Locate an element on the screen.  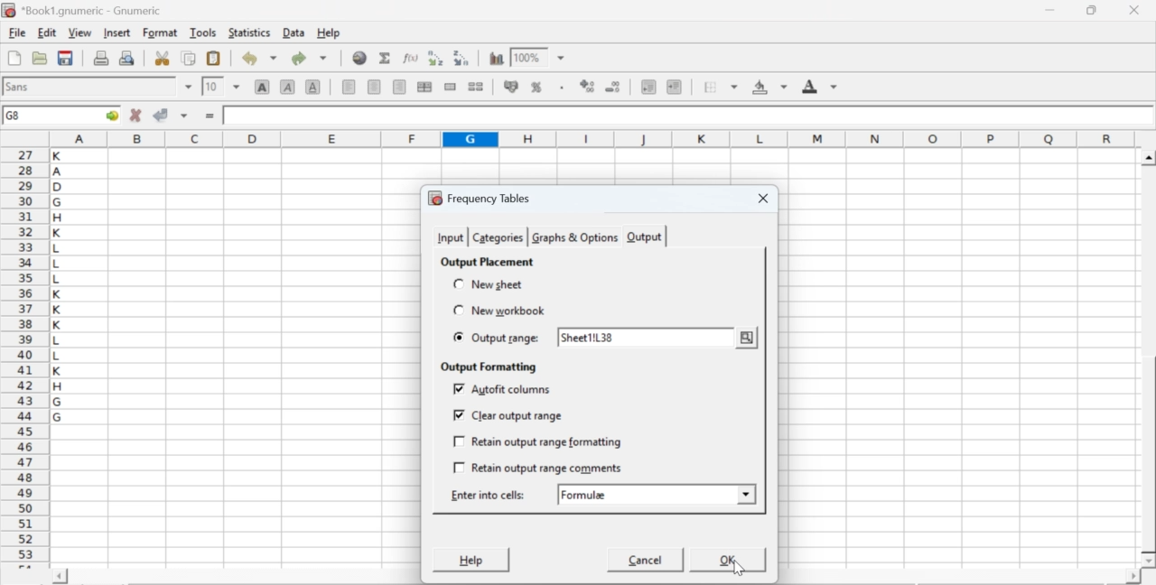
output placement is located at coordinates (486, 262).